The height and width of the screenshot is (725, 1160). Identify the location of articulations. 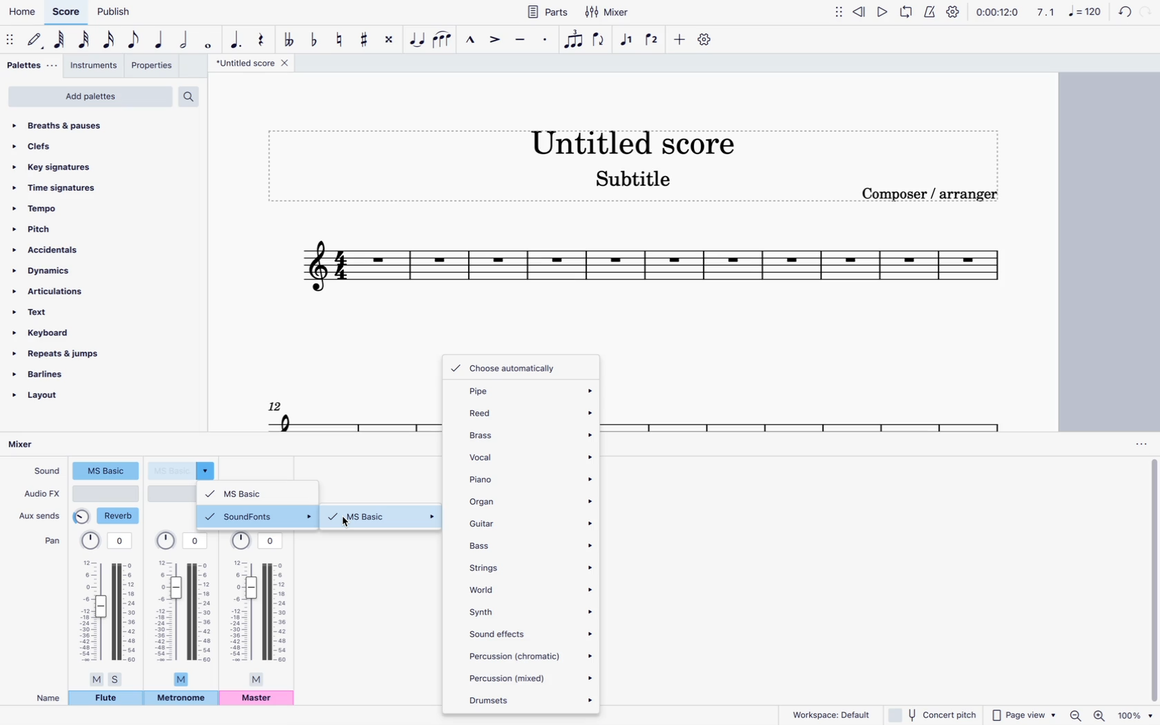
(67, 291).